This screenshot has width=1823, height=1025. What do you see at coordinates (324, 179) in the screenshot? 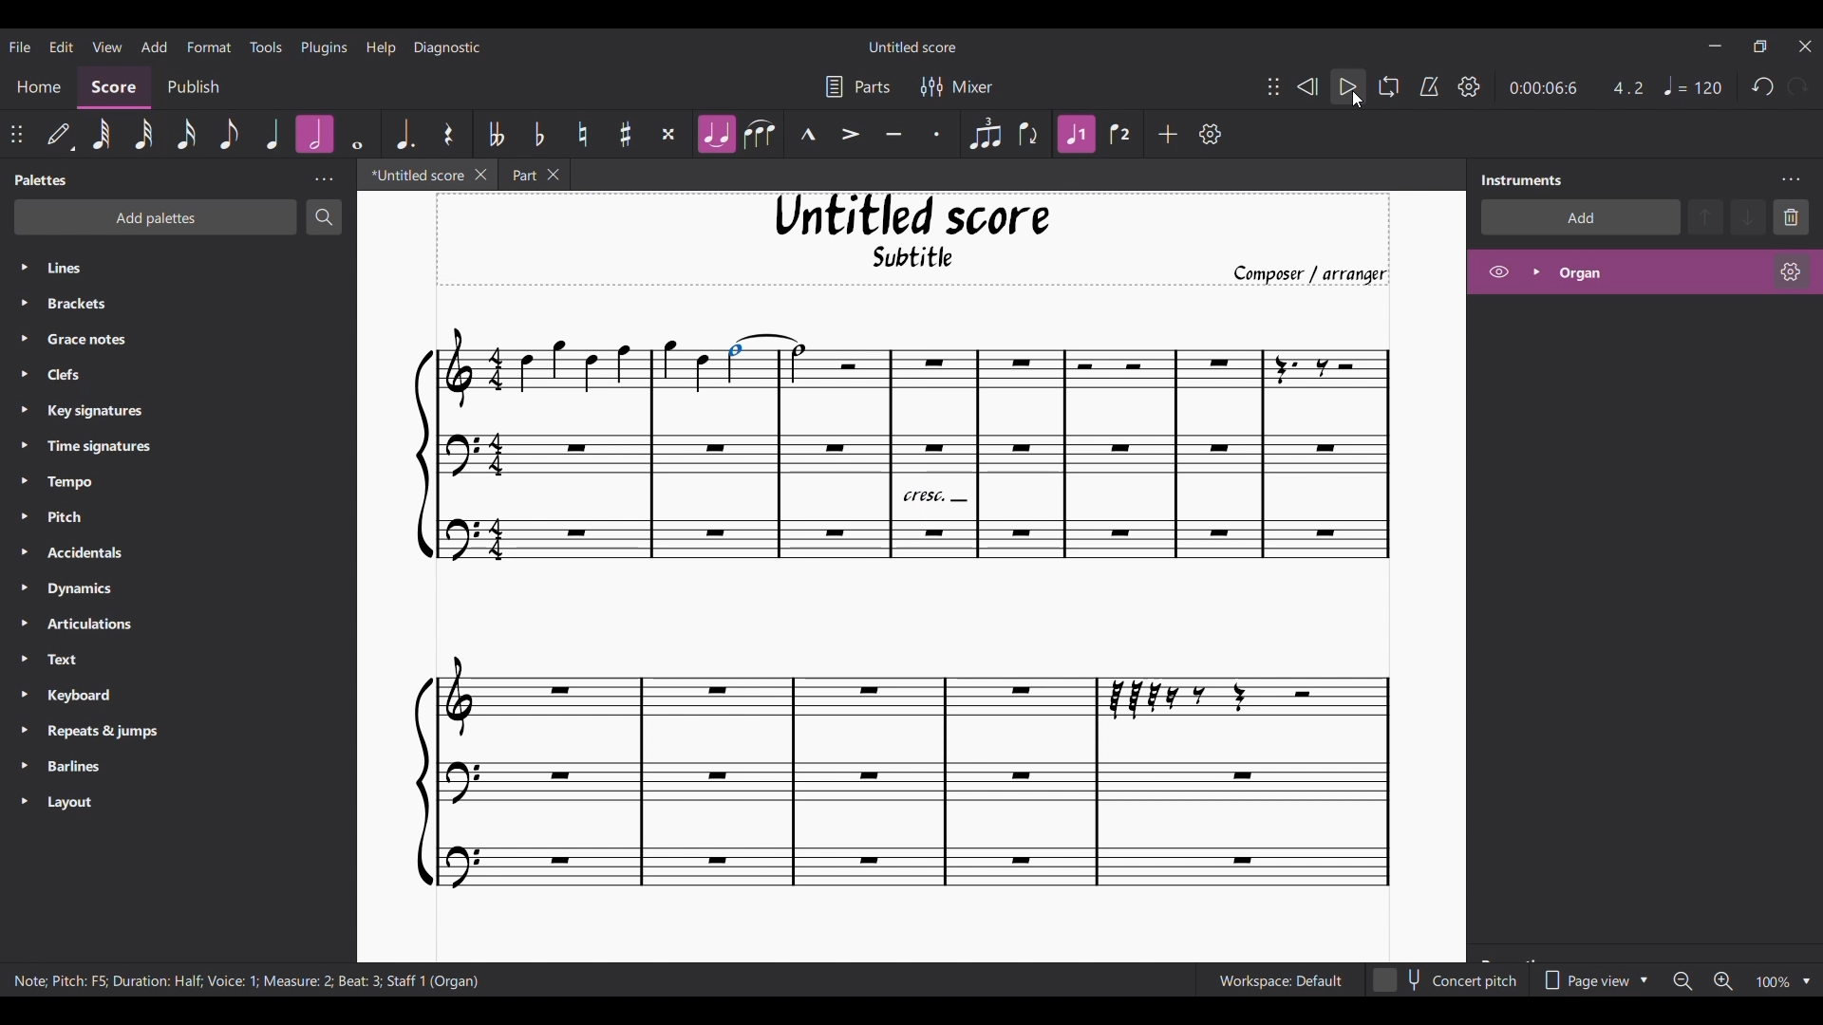
I see `Palette panel settings` at bounding box center [324, 179].